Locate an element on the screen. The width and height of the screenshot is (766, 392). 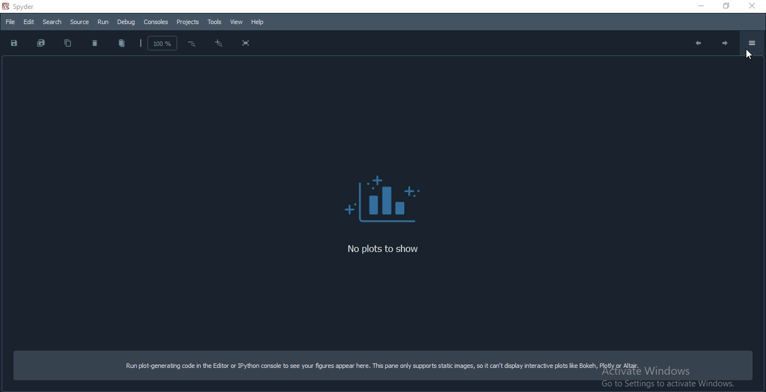
Consoles is located at coordinates (156, 22).